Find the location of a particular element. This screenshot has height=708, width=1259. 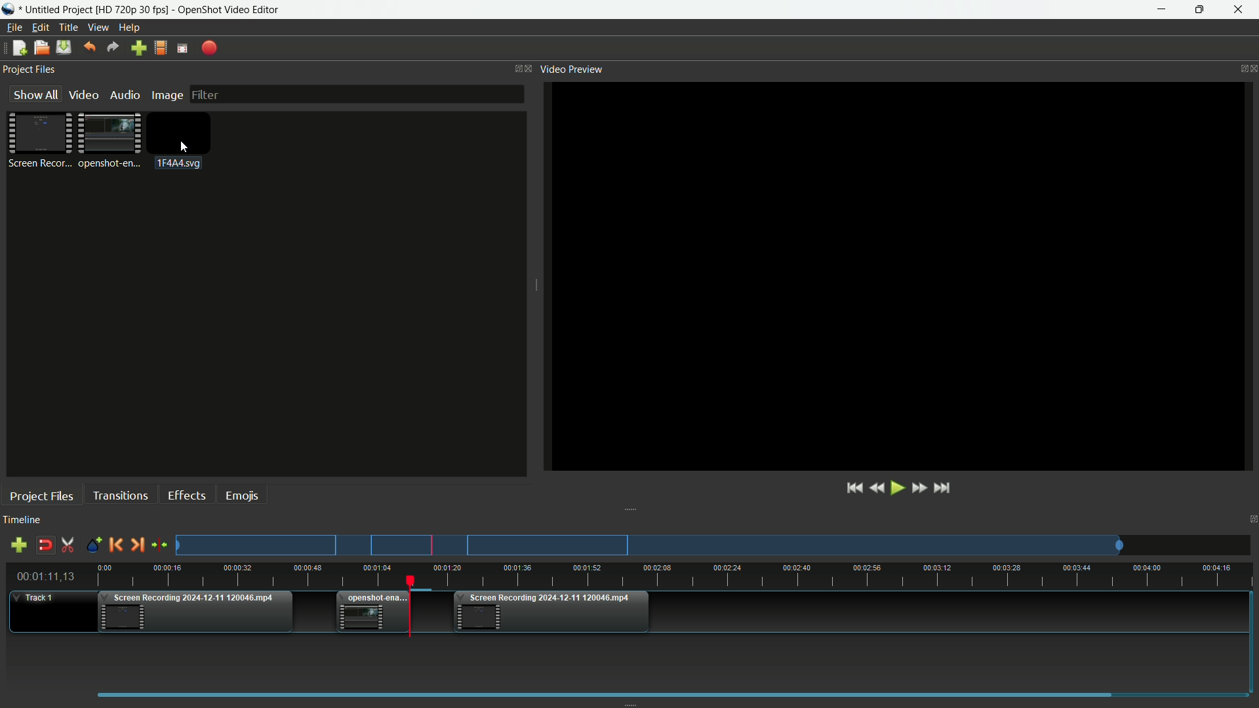

Jump to start is located at coordinates (852, 488).